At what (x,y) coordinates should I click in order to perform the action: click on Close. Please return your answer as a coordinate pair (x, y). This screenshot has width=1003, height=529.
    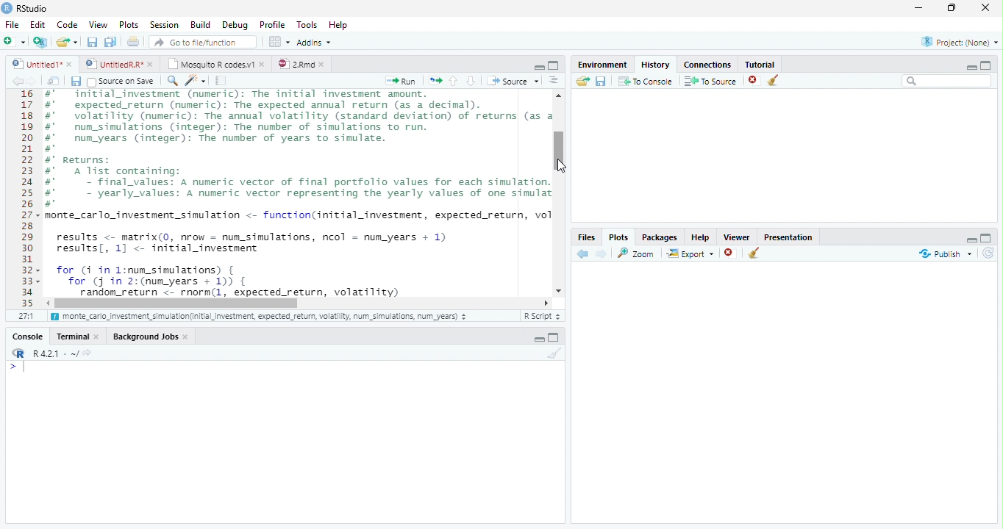
    Looking at the image, I should click on (987, 9).